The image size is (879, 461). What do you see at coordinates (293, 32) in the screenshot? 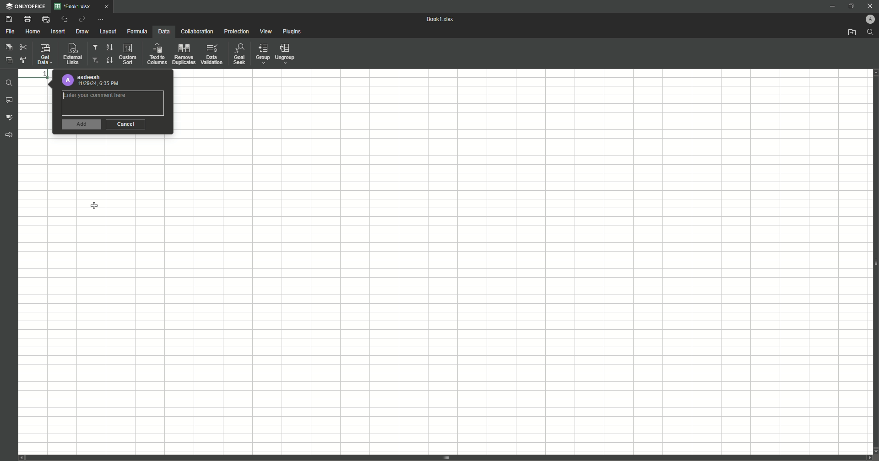
I see `Plugins` at bounding box center [293, 32].